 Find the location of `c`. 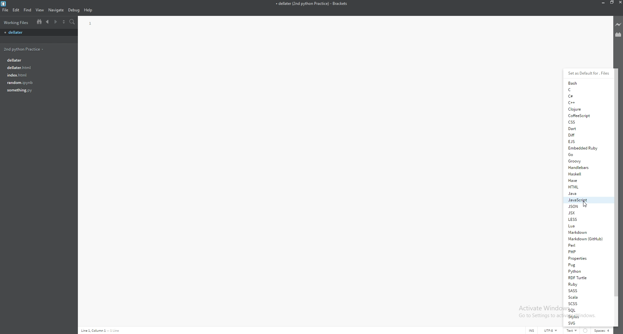

c is located at coordinates (585, 89).